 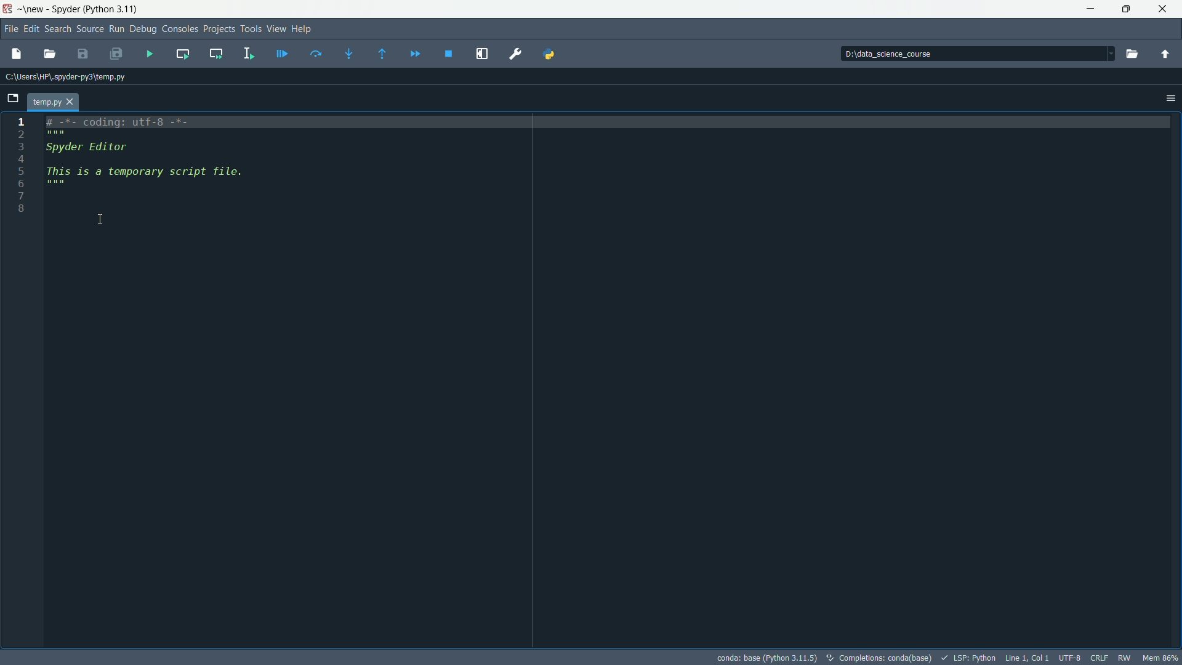 I want to click on cursor, so click(x=102, y=220).